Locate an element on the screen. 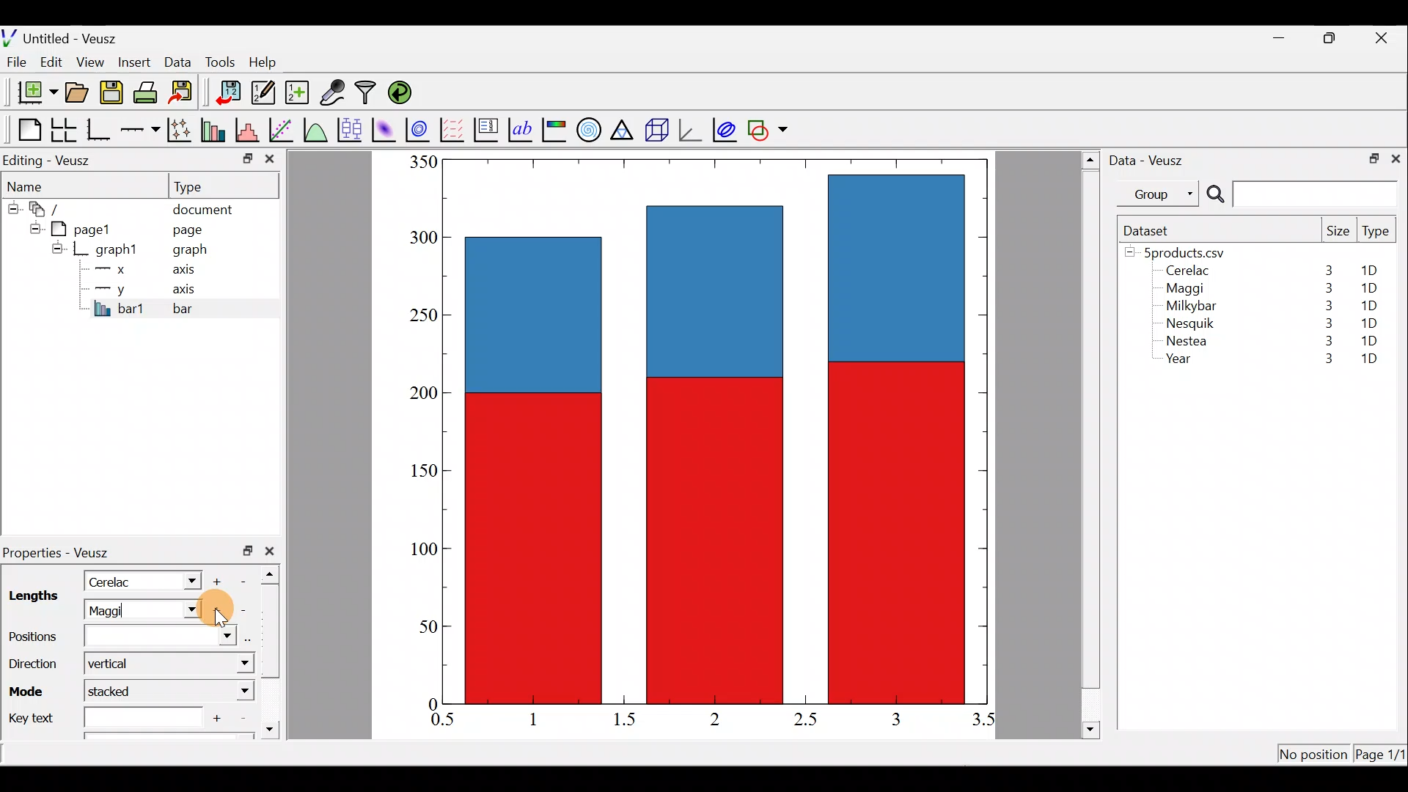 The height and width of the screenshot is (792, 1408). Plot key is located at coordinates (488, 128).